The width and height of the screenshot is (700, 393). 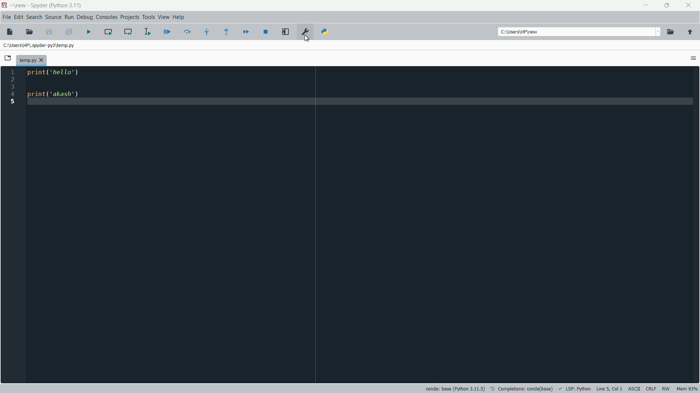 I want to click on run selection, so click(x=147, y=31).